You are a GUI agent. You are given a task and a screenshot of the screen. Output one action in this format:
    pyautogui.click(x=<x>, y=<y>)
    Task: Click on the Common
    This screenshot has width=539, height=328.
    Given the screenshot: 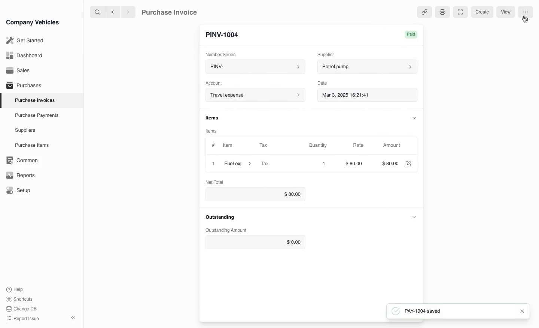 What is the action you would take?
    pyautogui.click(x=20, y=160)
    